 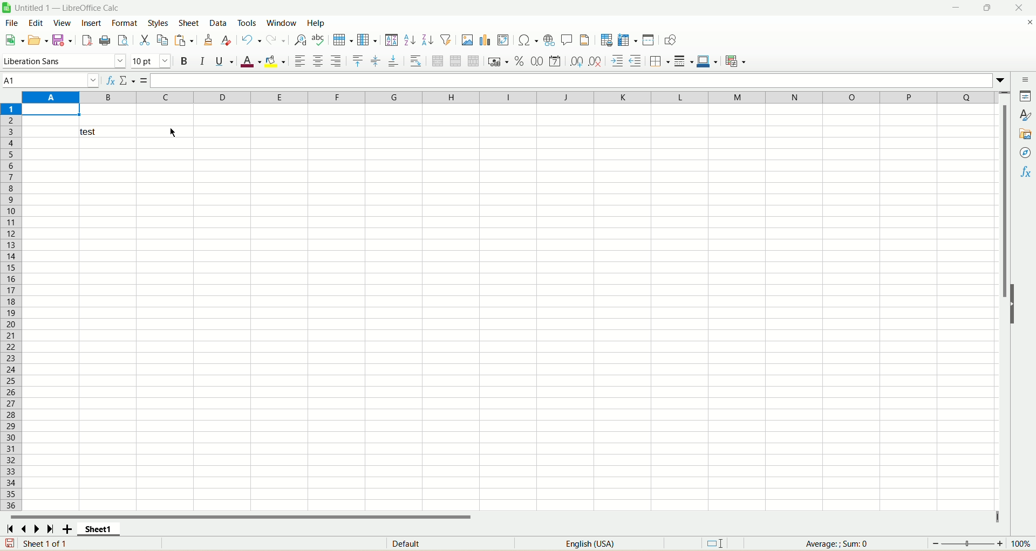 What do you see at coordinates (189, 23) in the screenshot?
I see `sheet` at bounding box center [189, 23].